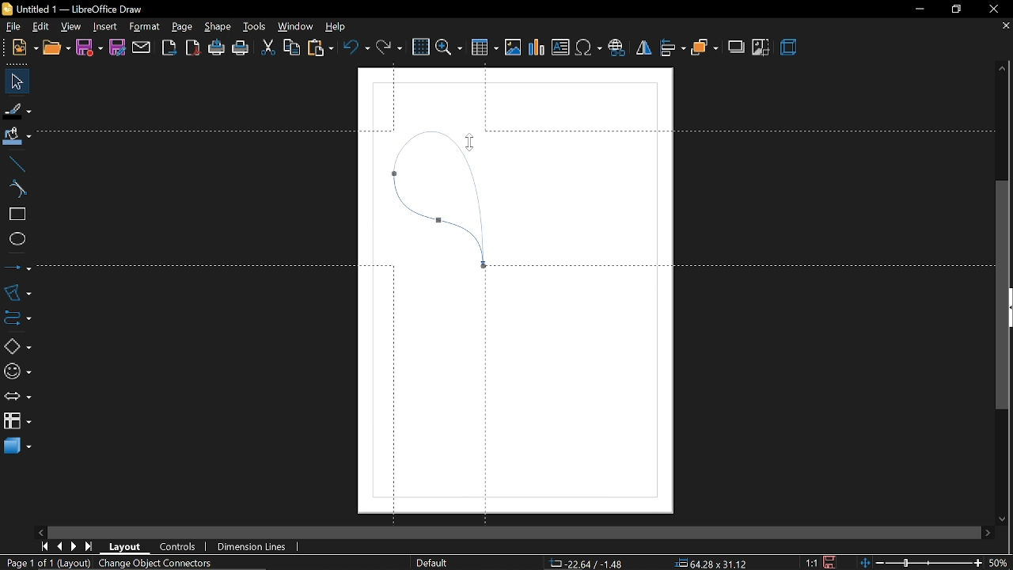 This screenshot has width=1013, height=570. Describe the element at coordinates (182, 25) in the screenshot. I see `page` at that location.